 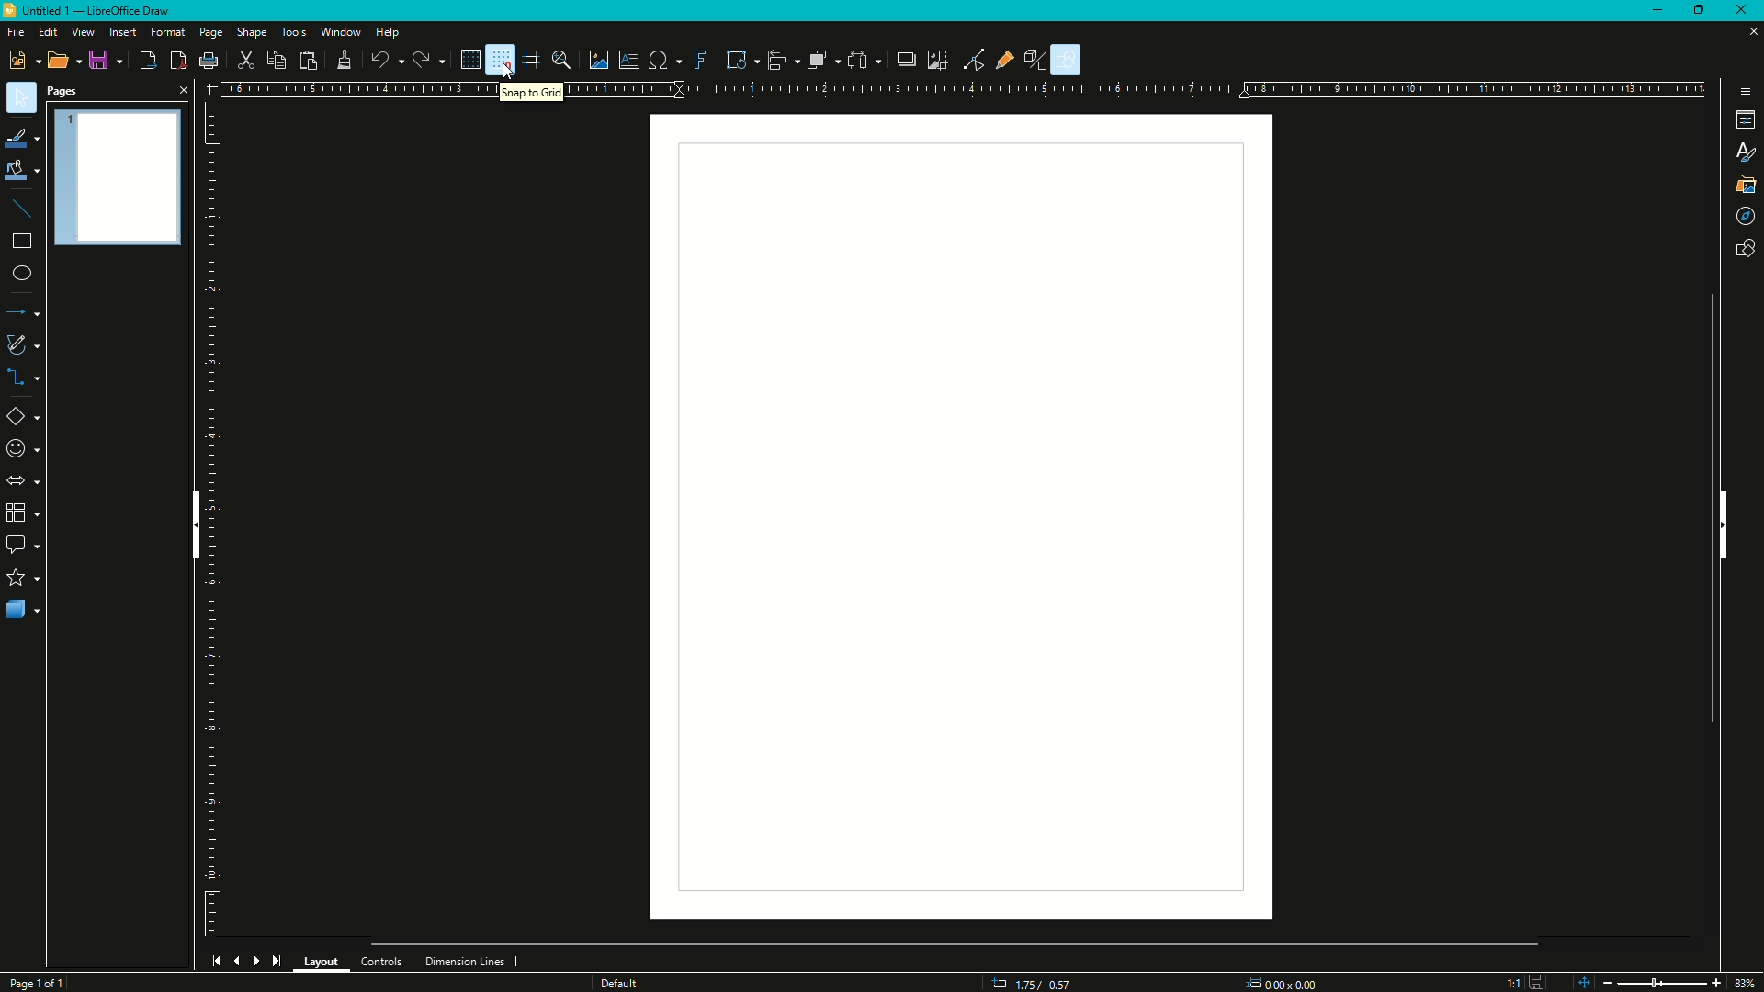 What do you see at coordinates (236, 957) in the screenshot?
I see `Previous page` at bounding box center [236, 957].